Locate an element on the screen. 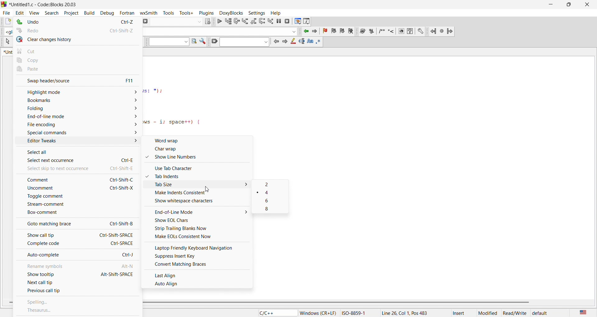  Ctrl-SPACE is located at coordinates (123, 243).